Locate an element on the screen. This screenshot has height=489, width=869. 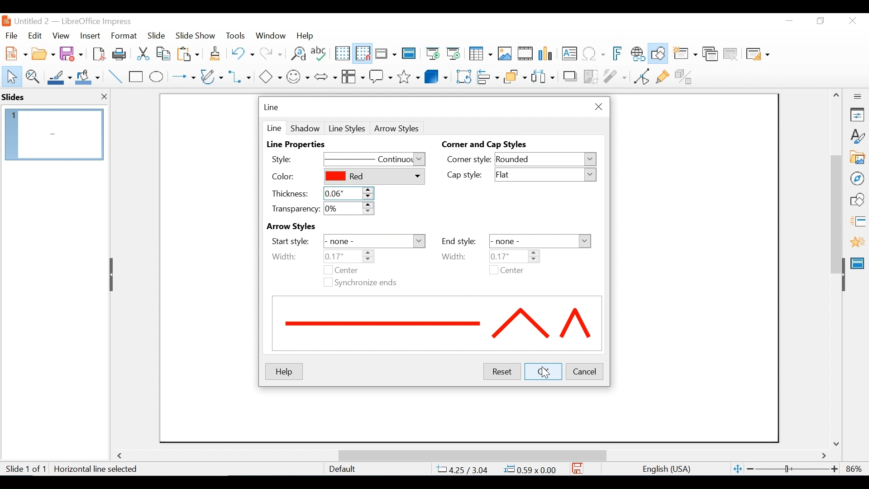
Transparency is located at coordinates (294, 209).